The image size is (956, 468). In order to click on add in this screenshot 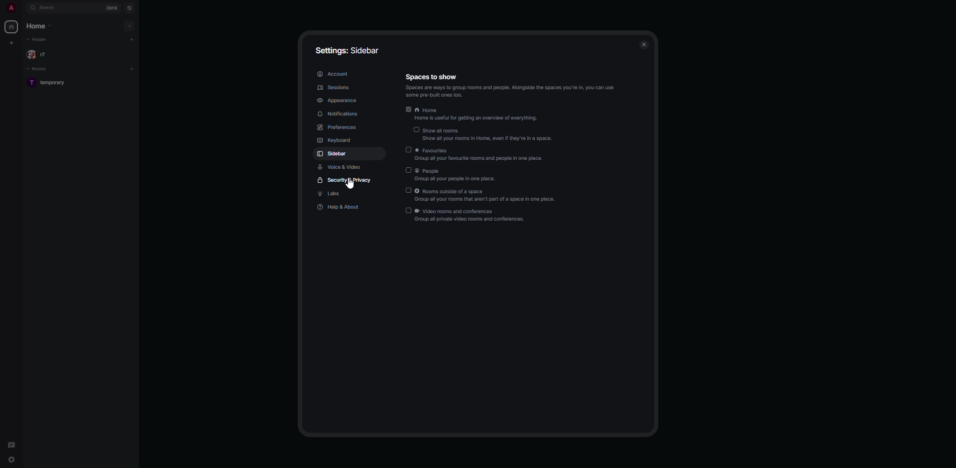, I will do `click(132, 68)`.